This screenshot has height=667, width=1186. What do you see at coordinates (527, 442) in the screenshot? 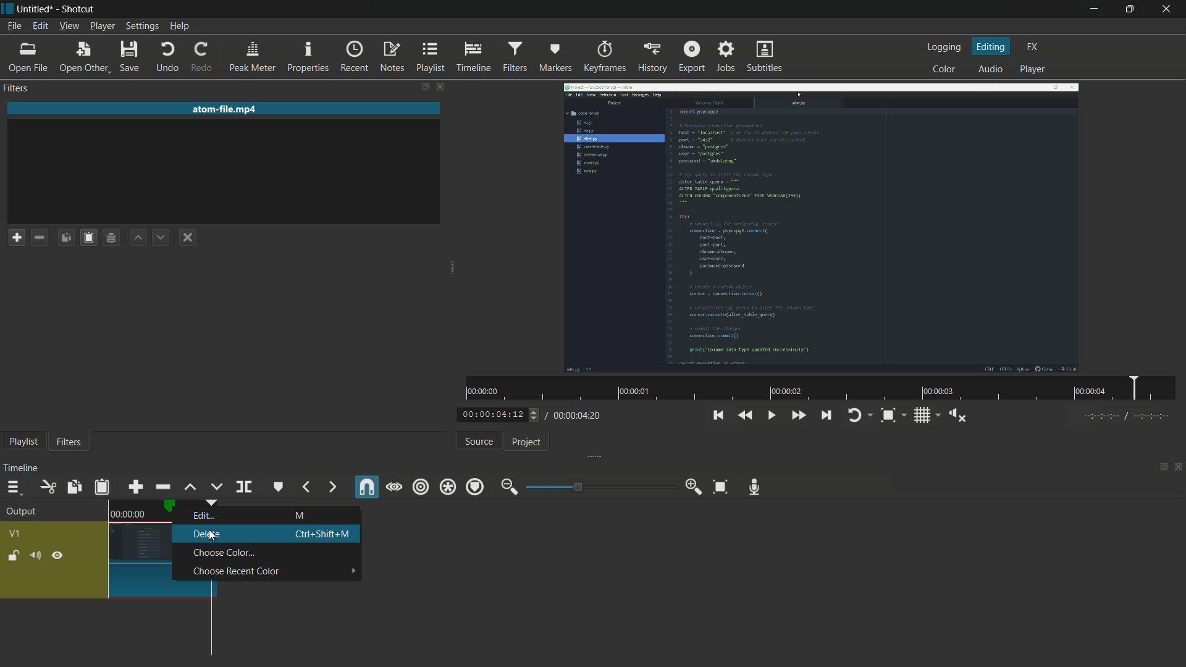
I see `project` at bounding box center [527, 442].